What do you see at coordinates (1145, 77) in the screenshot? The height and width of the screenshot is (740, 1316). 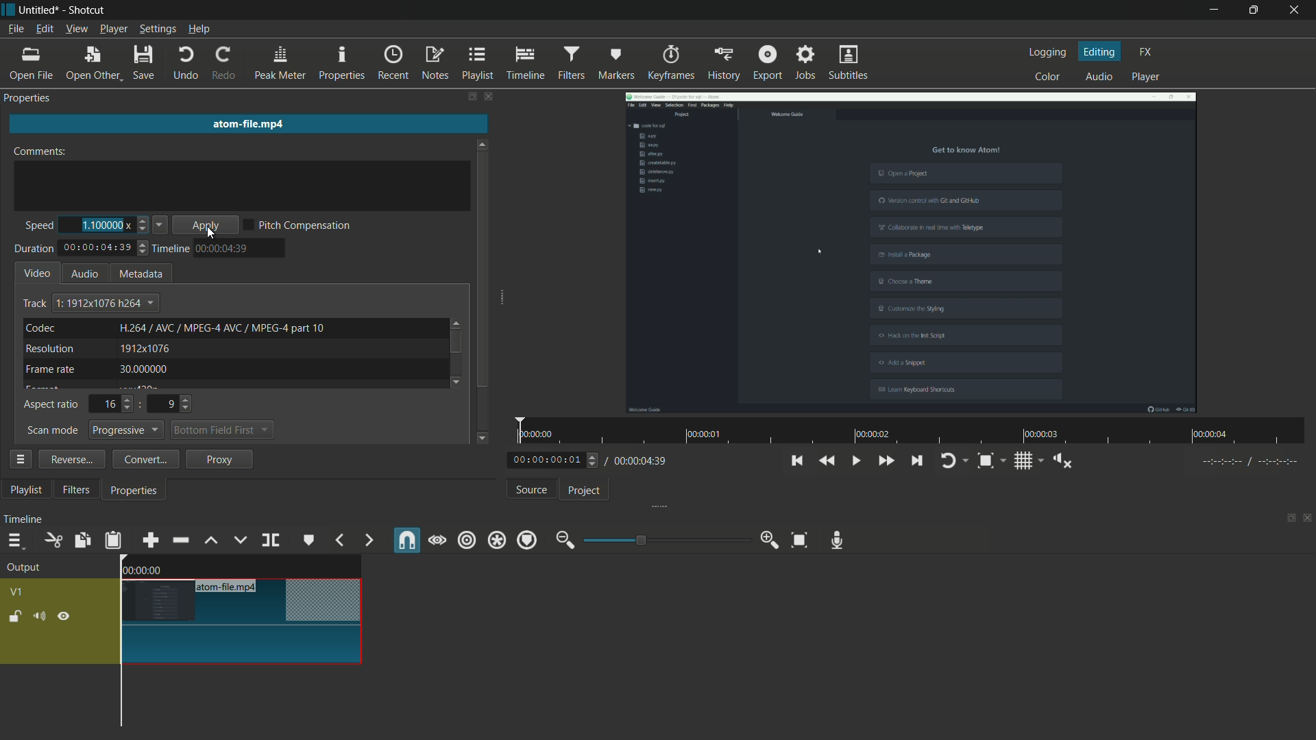 I see `player` at bounding box center [1145, 77].